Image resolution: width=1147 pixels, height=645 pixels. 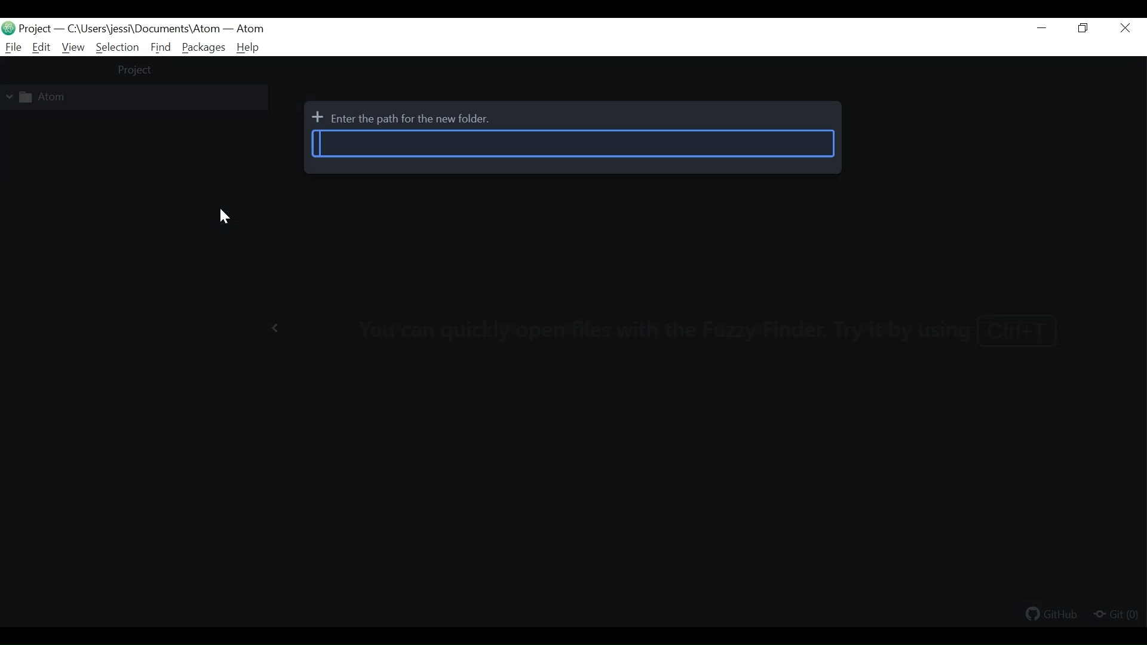 What do you see at coordinates (161, 47) in the screenshot?
I see `Find` at bounding box center [161, 47].